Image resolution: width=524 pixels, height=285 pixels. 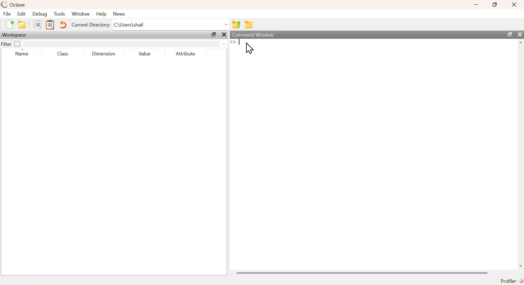 What do you see at coordinates (50, 25) in the screenshot?
I see `paste` at bounding box center [50, 25].